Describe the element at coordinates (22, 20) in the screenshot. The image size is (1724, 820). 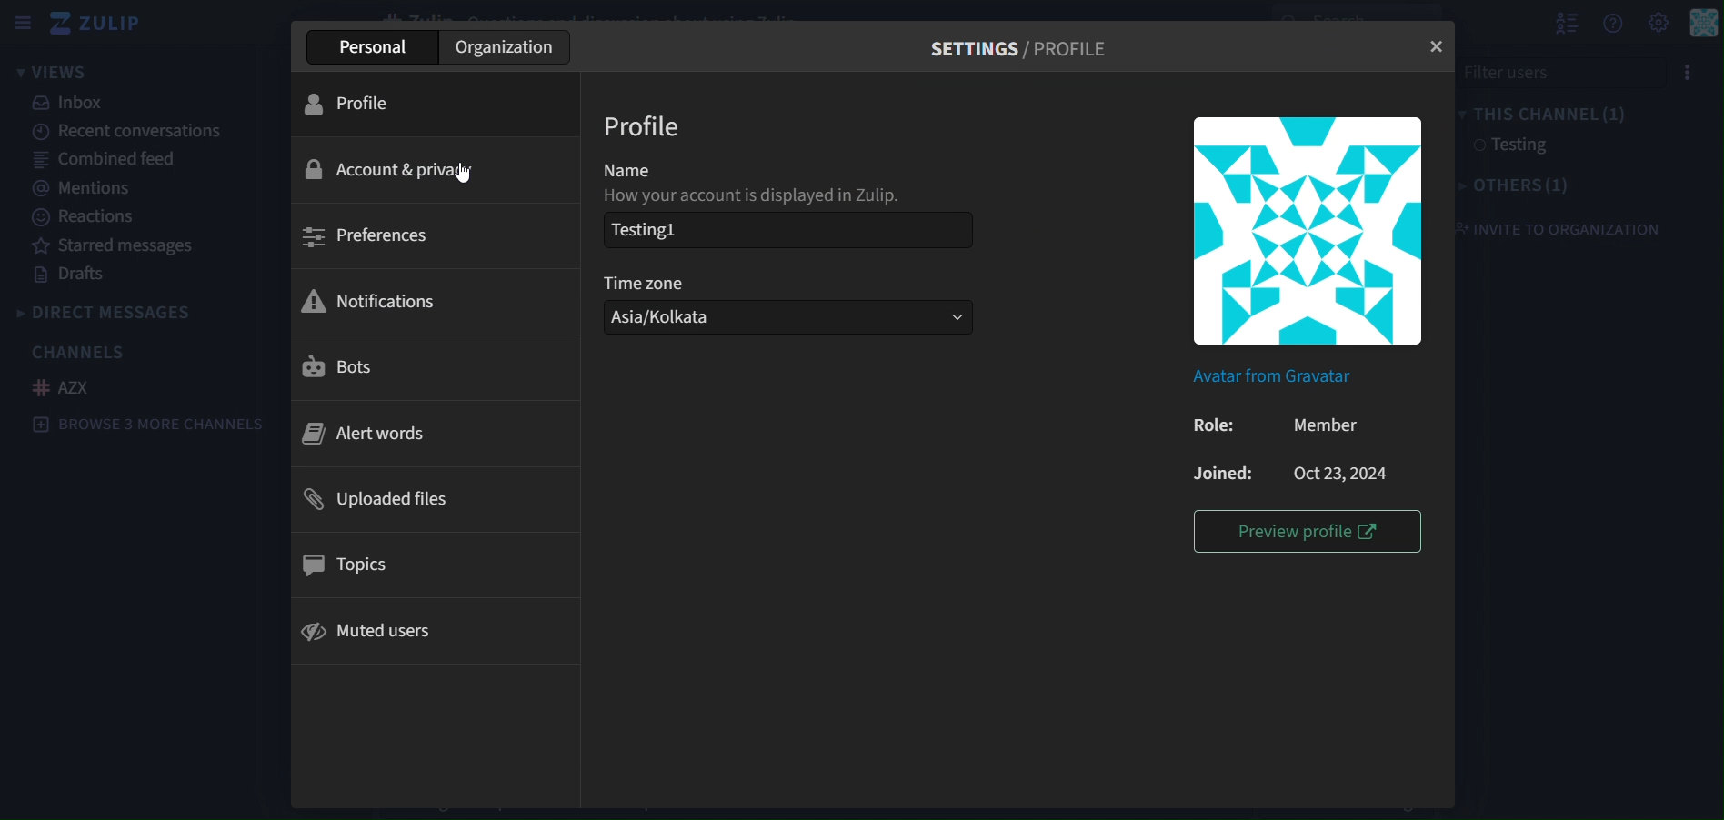
I see `sidebar` at that location.